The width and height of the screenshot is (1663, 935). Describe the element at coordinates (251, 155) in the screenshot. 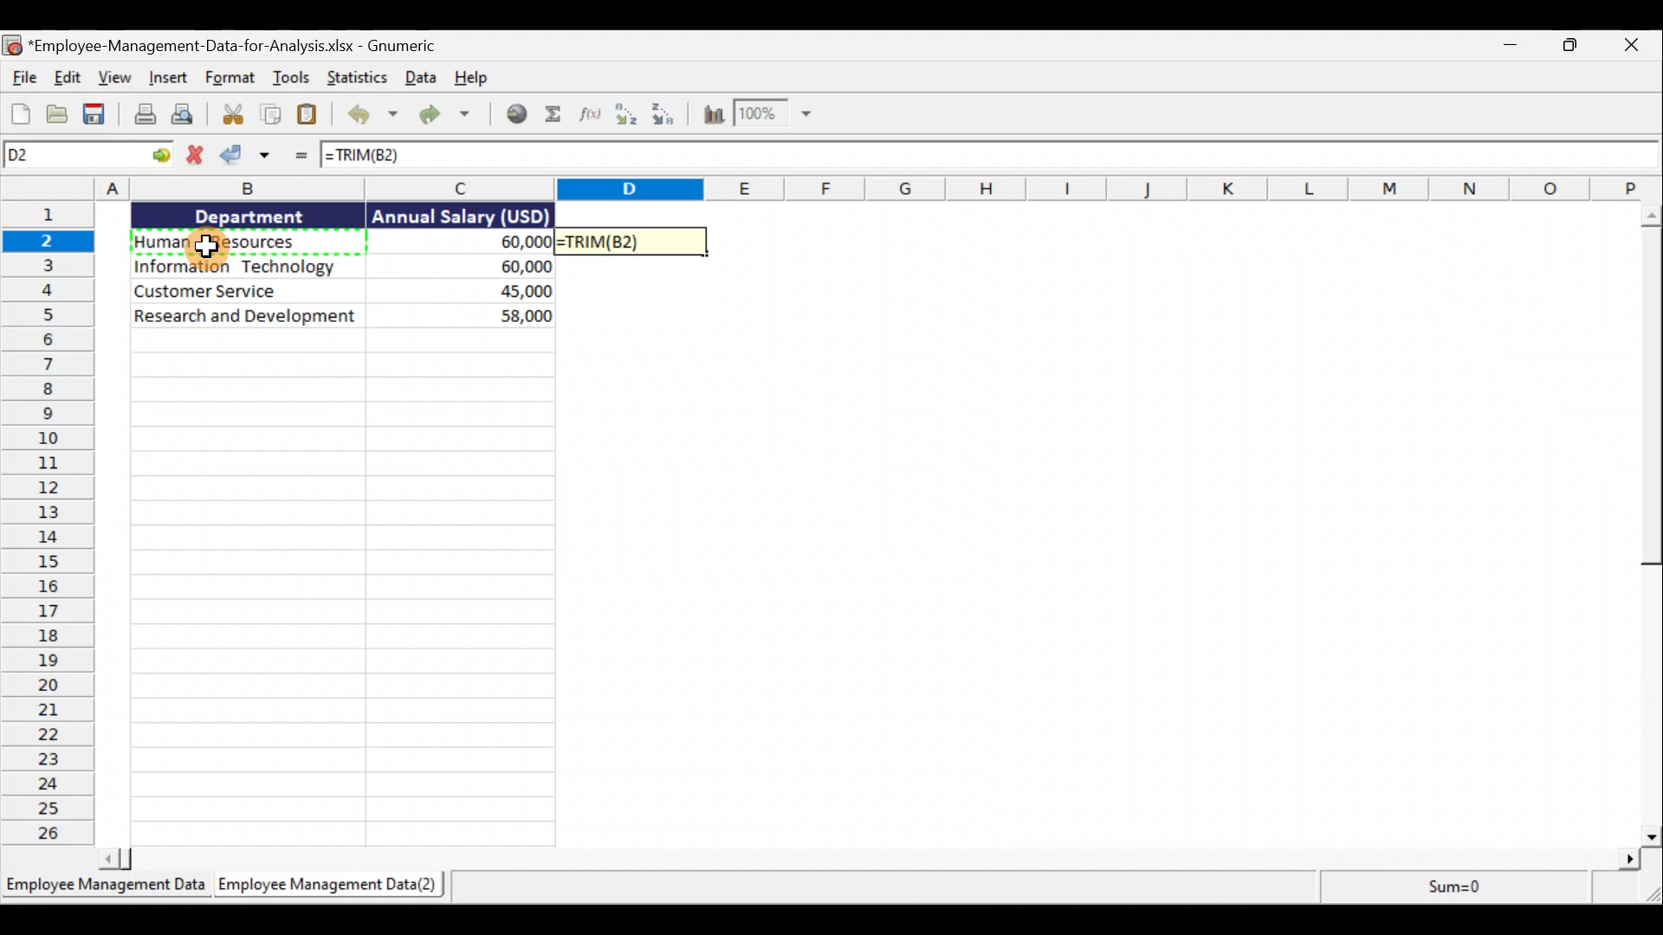

I see `Accept change` at that location.